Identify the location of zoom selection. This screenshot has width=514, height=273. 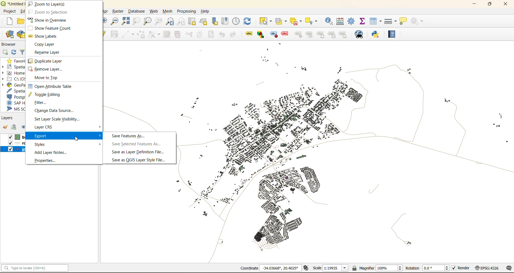
(136, 21).